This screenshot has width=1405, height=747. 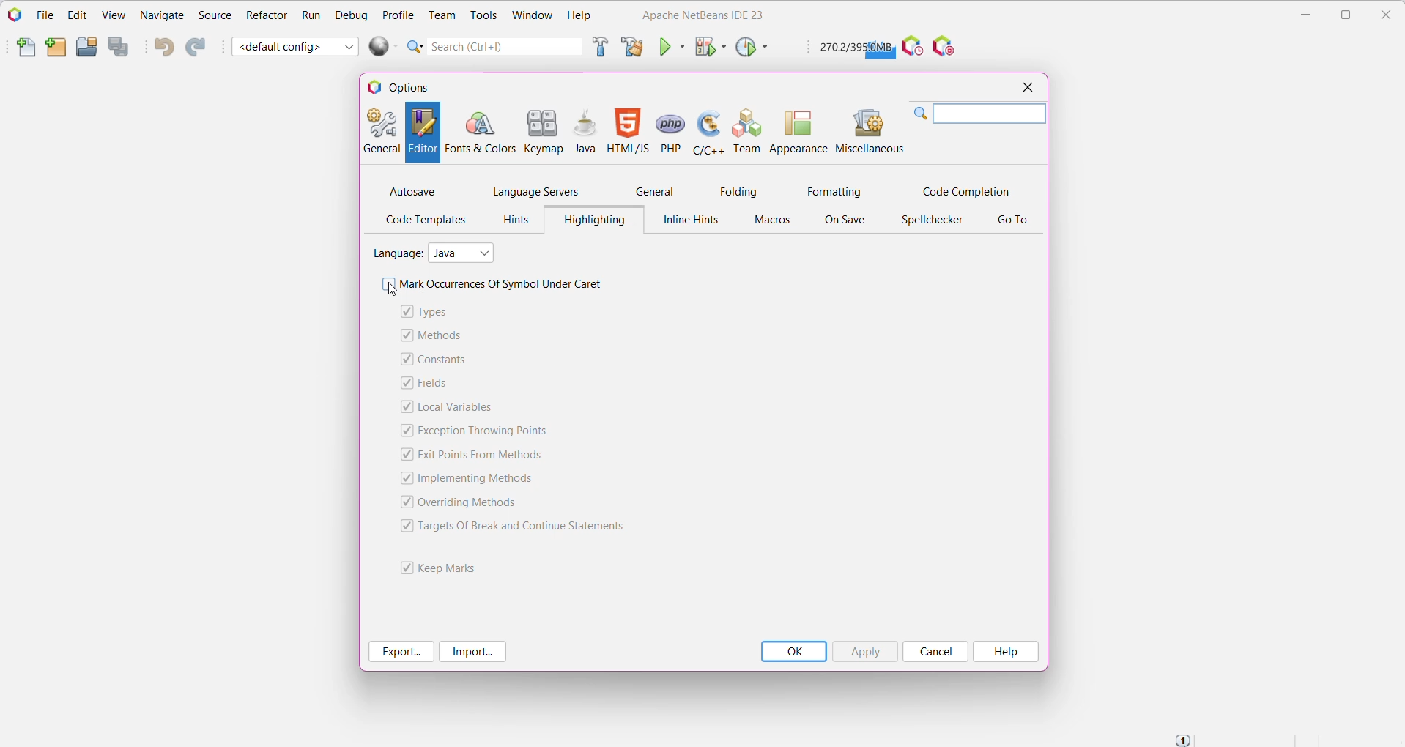 I want to click on Apache Netbeans IDE 23, so click(x=698, y=15).